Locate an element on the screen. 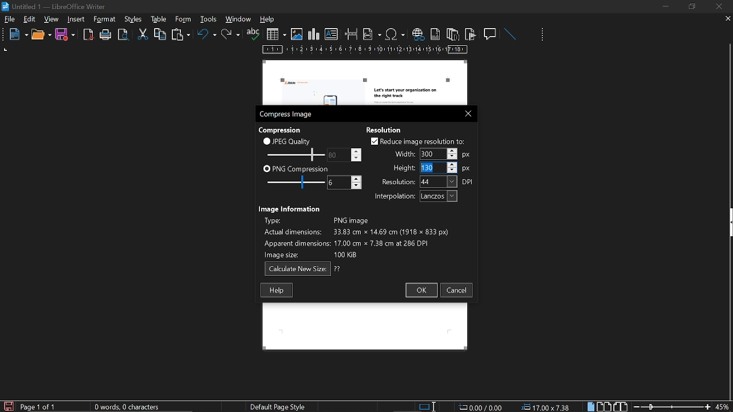 The image size is (733, 412). Resolution is located at coordinates (388, 129).